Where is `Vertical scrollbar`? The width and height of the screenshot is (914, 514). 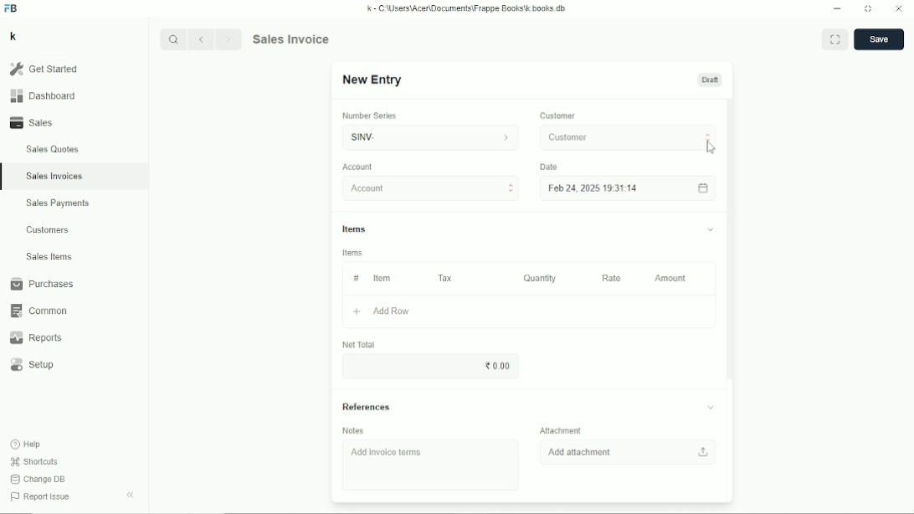
Vertical scrollbar is located at coordinates (732, 237).